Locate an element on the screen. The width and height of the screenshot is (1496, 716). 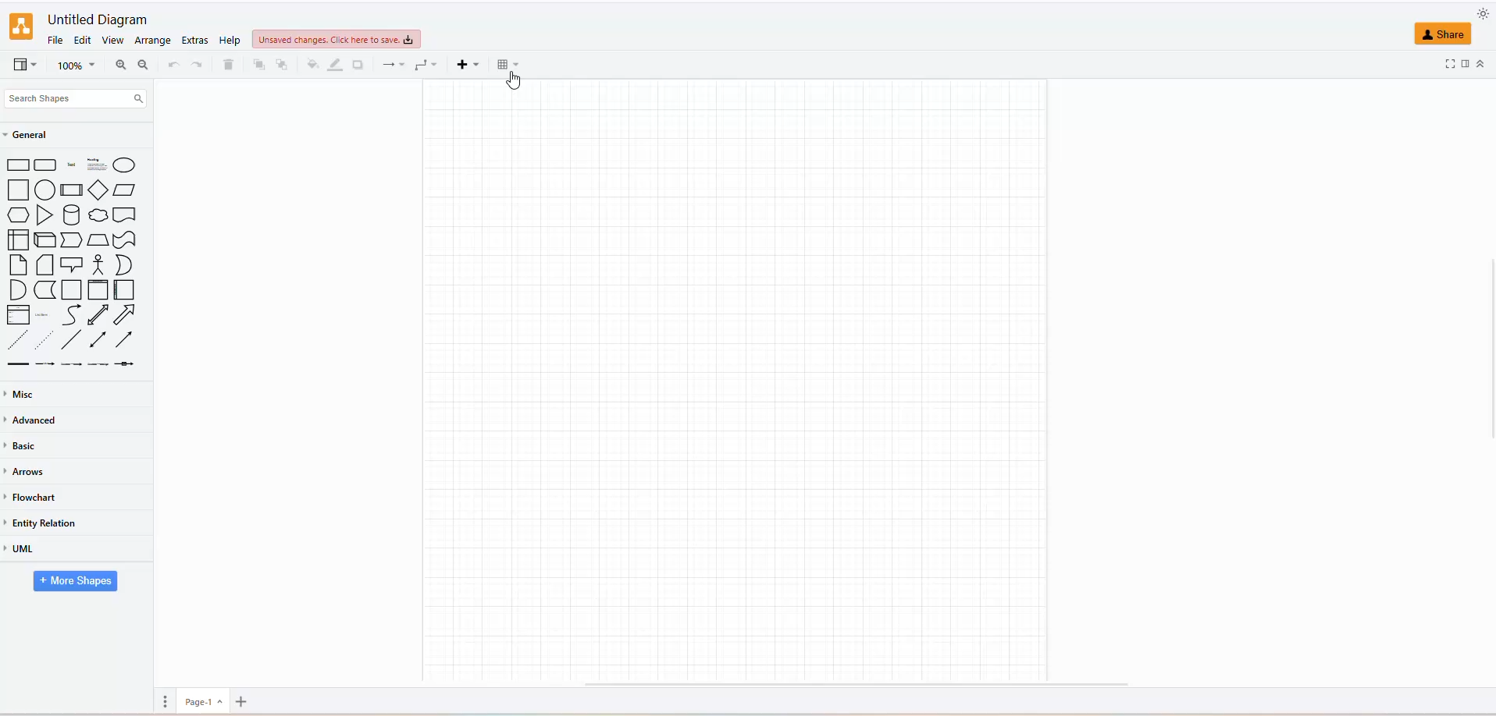
line colors is located at coordinates (337, 65).